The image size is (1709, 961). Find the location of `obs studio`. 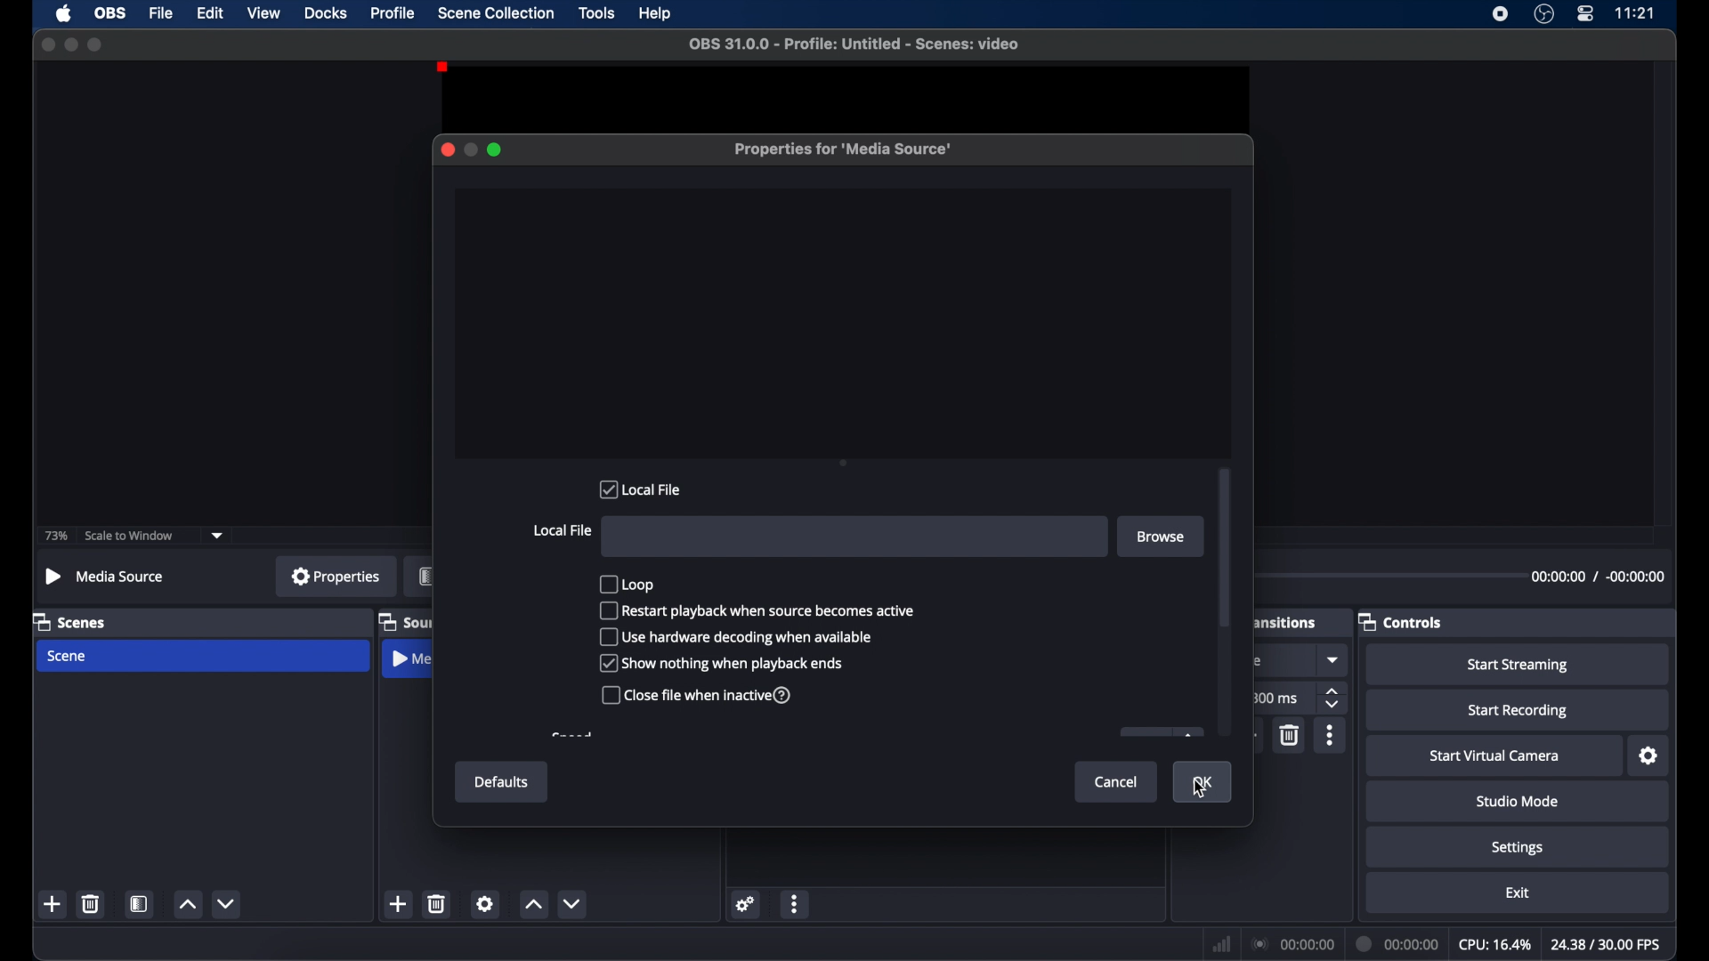

obs studio is located at coordinates (1544, 14).